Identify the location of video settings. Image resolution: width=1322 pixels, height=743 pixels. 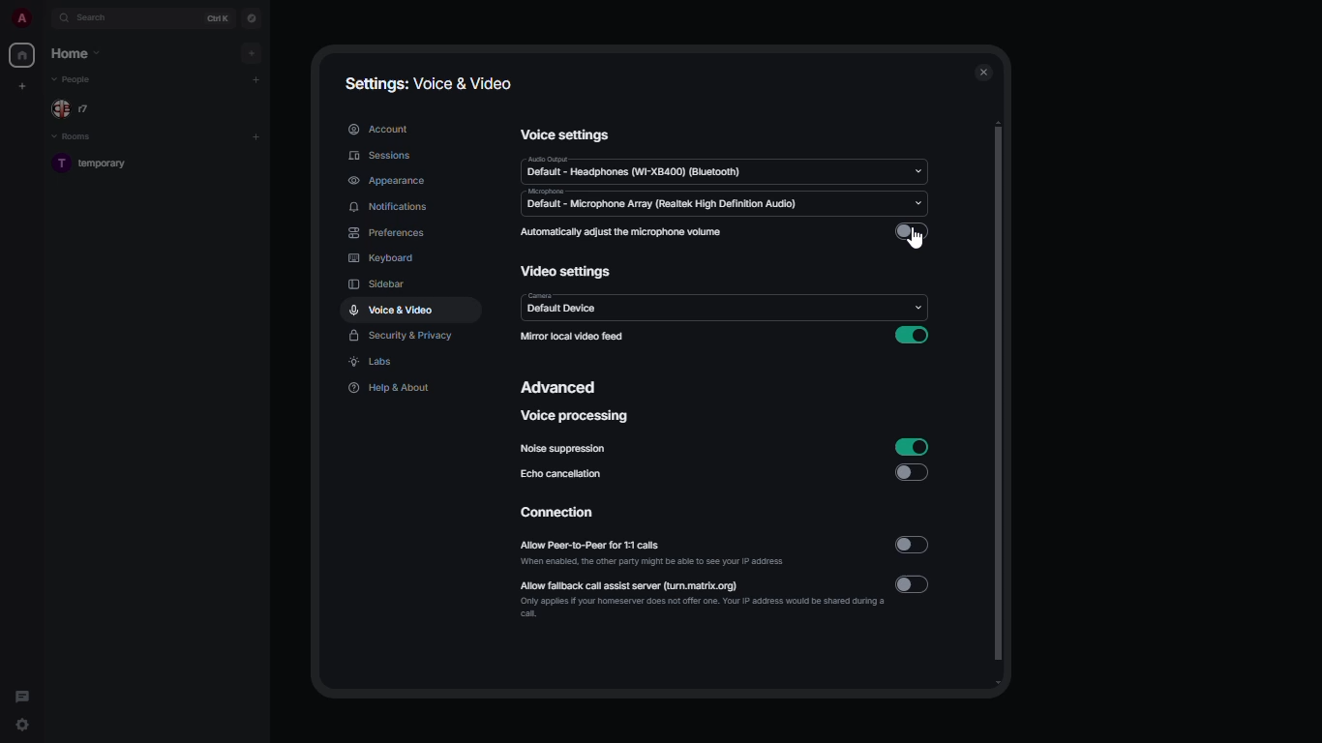
(566, 273).